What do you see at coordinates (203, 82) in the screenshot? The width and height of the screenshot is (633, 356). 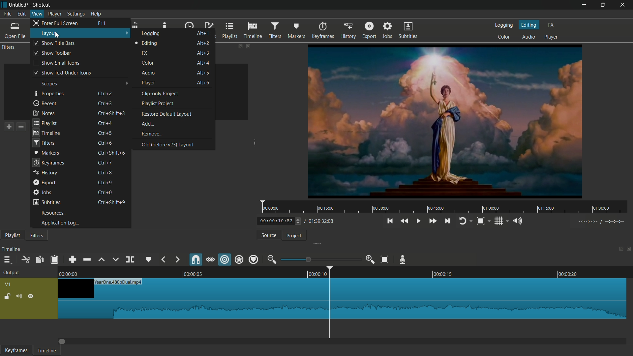 I see `keyboard shortcut` at bounding box center [203, 82].